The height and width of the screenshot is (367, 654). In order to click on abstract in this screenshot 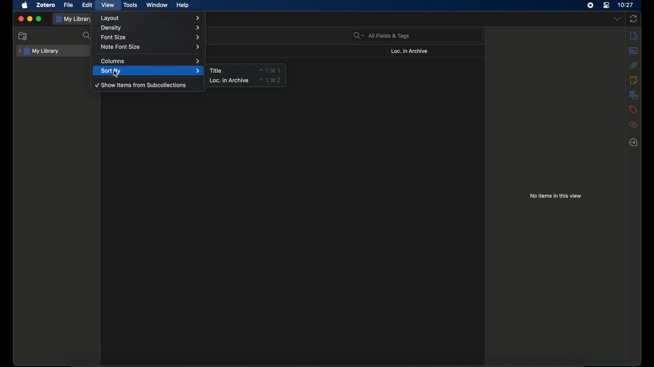, I will do `click(633, 50)`.